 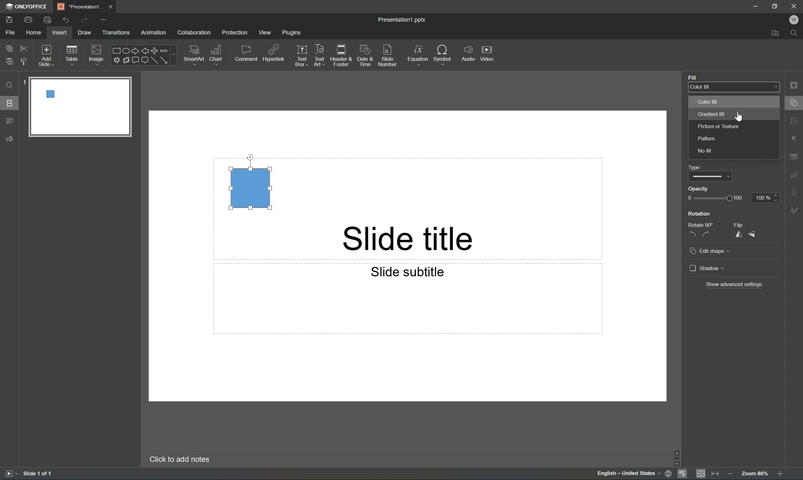 What do you see at coordinates (182, 459) in the screenshot?
I see `Click to add notes` at bounding box center [182, 459].